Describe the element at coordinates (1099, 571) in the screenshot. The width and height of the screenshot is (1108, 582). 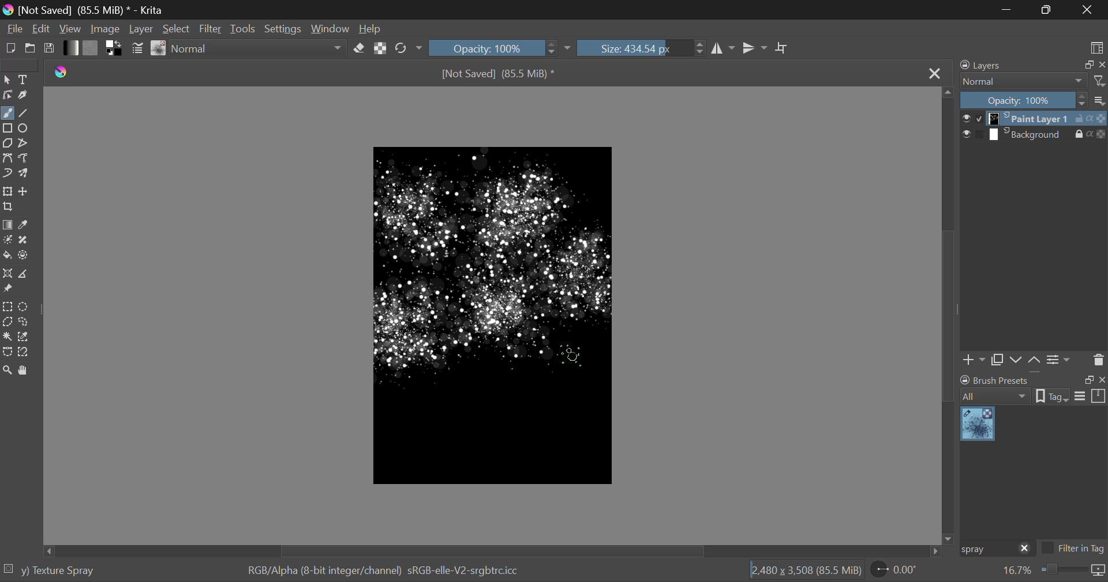
I see `icon` at that location.